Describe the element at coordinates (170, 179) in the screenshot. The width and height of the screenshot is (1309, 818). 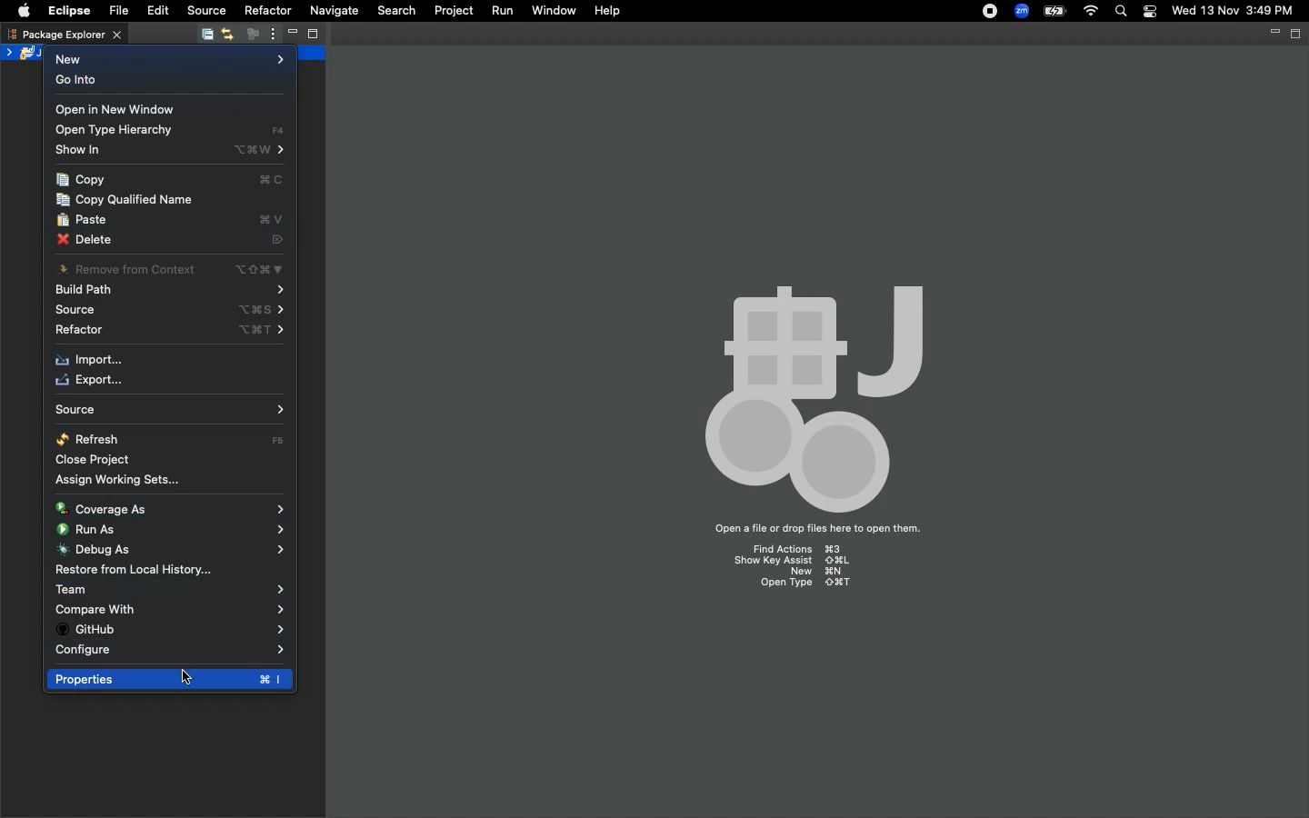
I see `Copy` at that location.